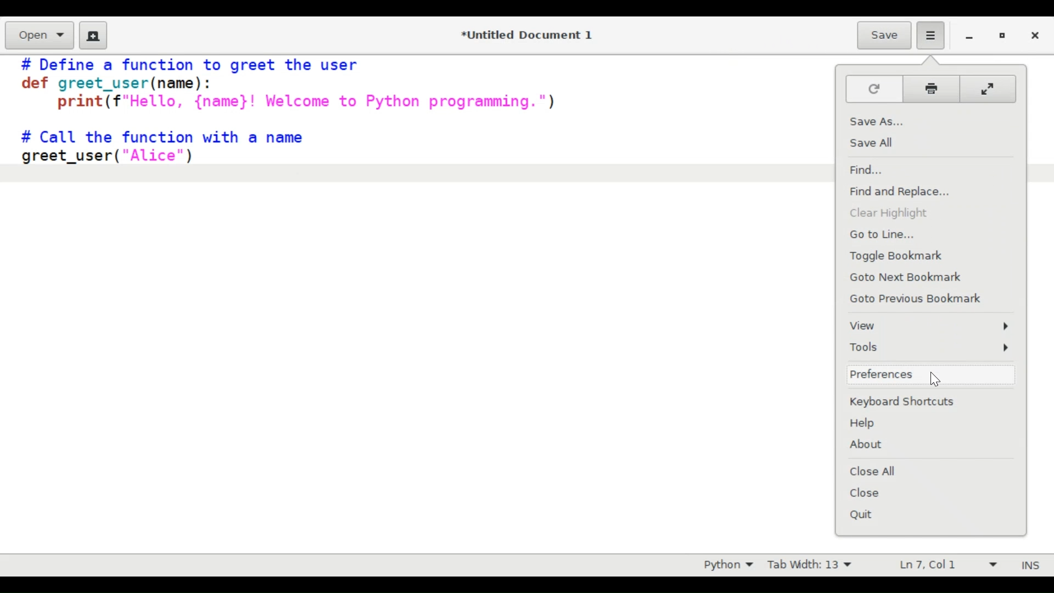 The height and width of the screenshot is (593, 1054). I want to click on Restore, so click(1001, 36).